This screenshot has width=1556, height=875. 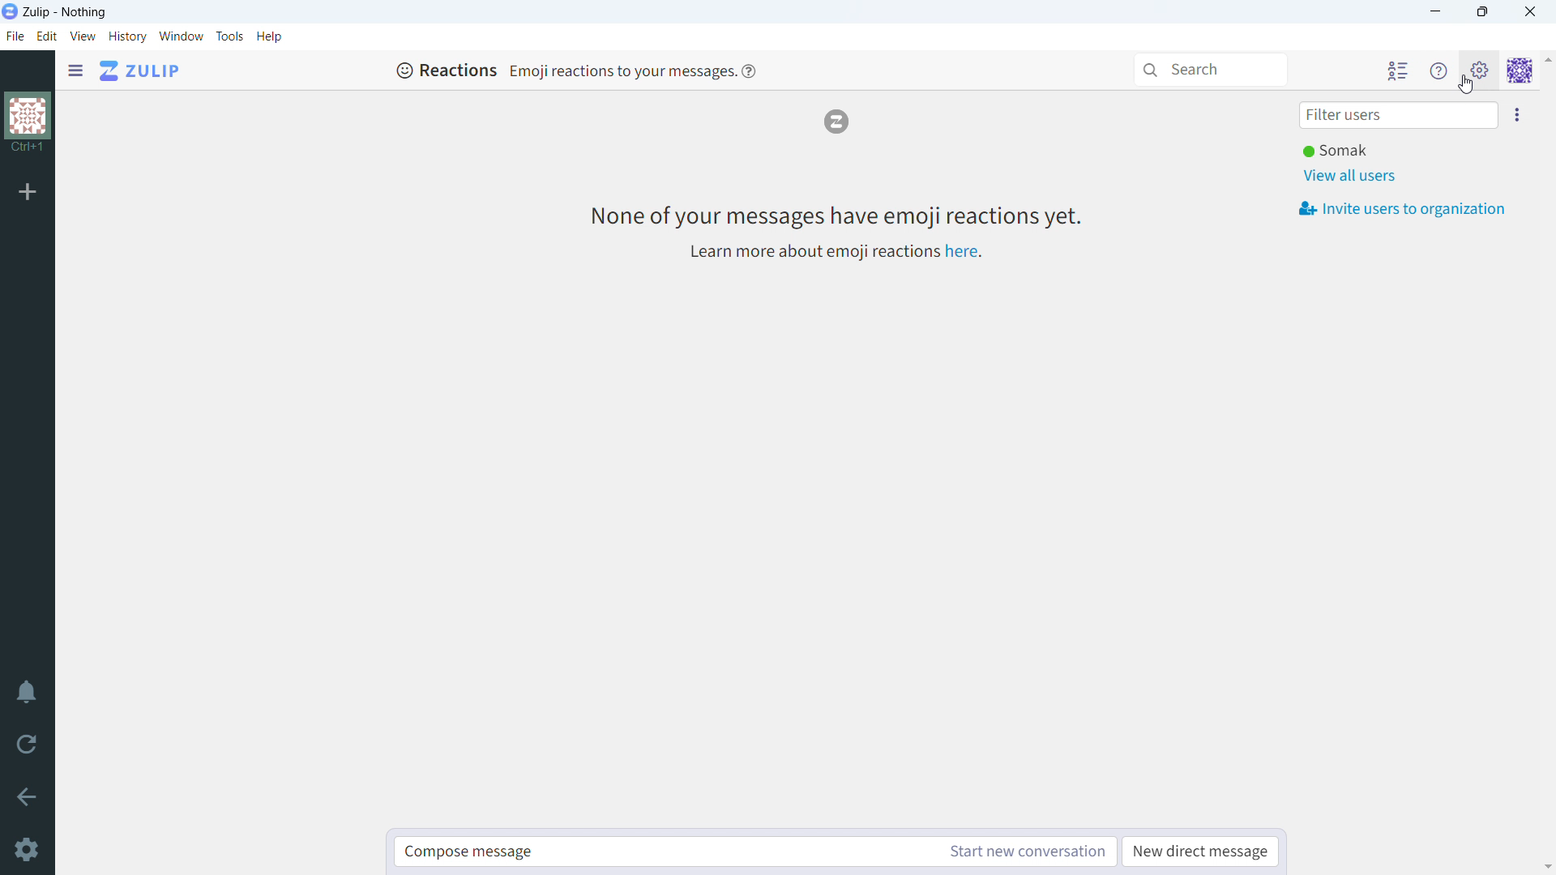 I want to click on Emoji reactions to your messages, so click(x=621, y=70).